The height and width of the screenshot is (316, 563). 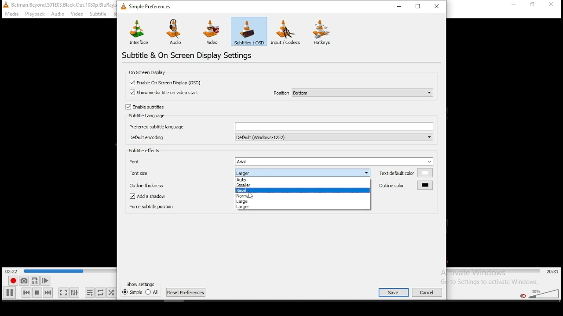 I want to click on input/codecs, so click(x=288, y=32).